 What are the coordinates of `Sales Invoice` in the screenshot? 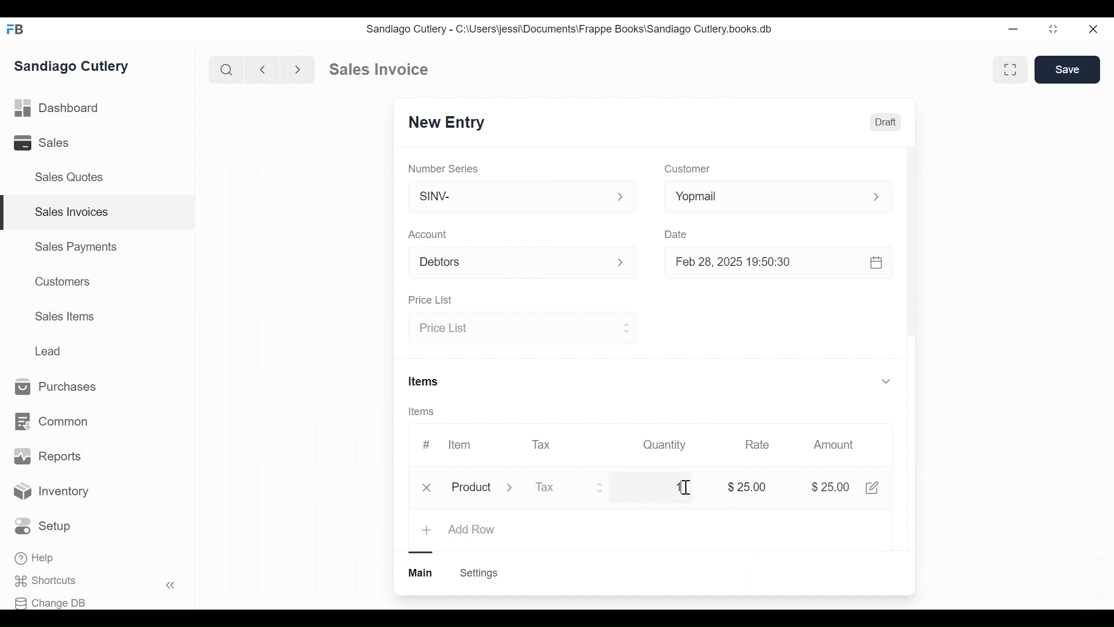 It's located at (378, 70).